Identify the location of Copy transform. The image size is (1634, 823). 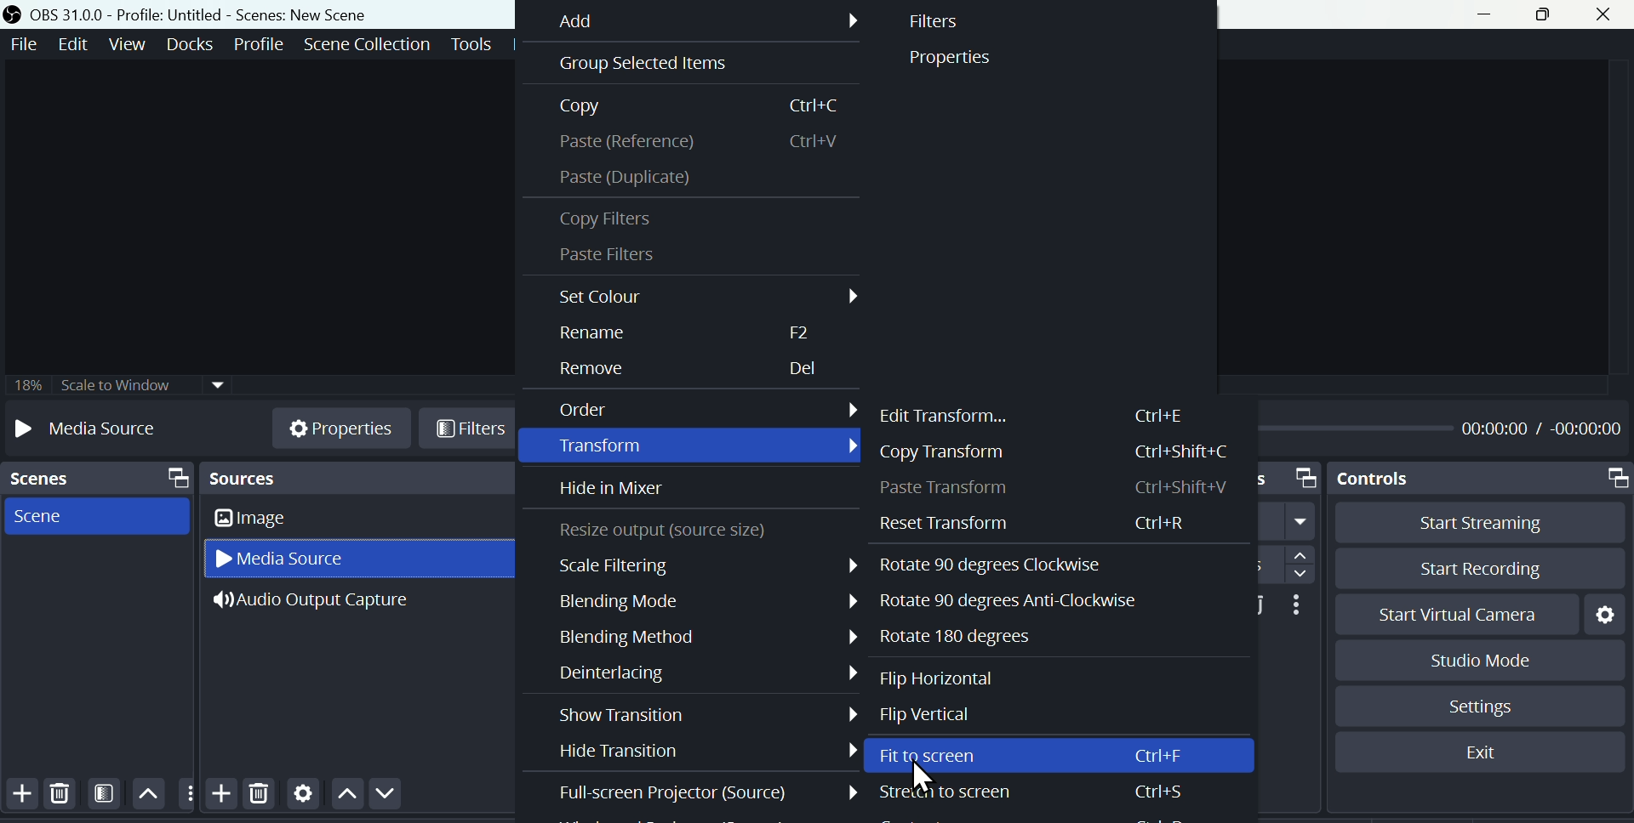
(1065, 449).